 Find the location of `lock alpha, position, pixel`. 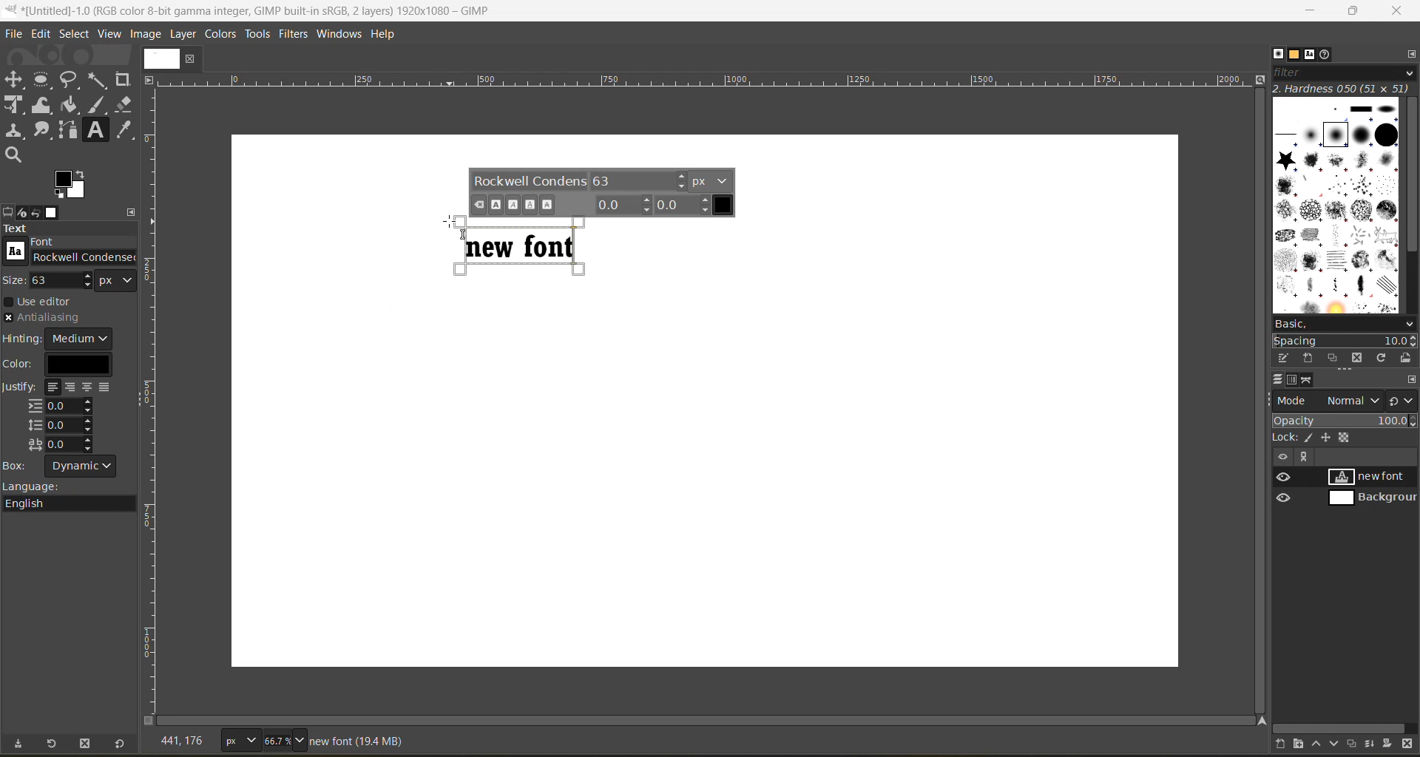

lock alpha, position, pixel is located at coordinates (1322, 436).